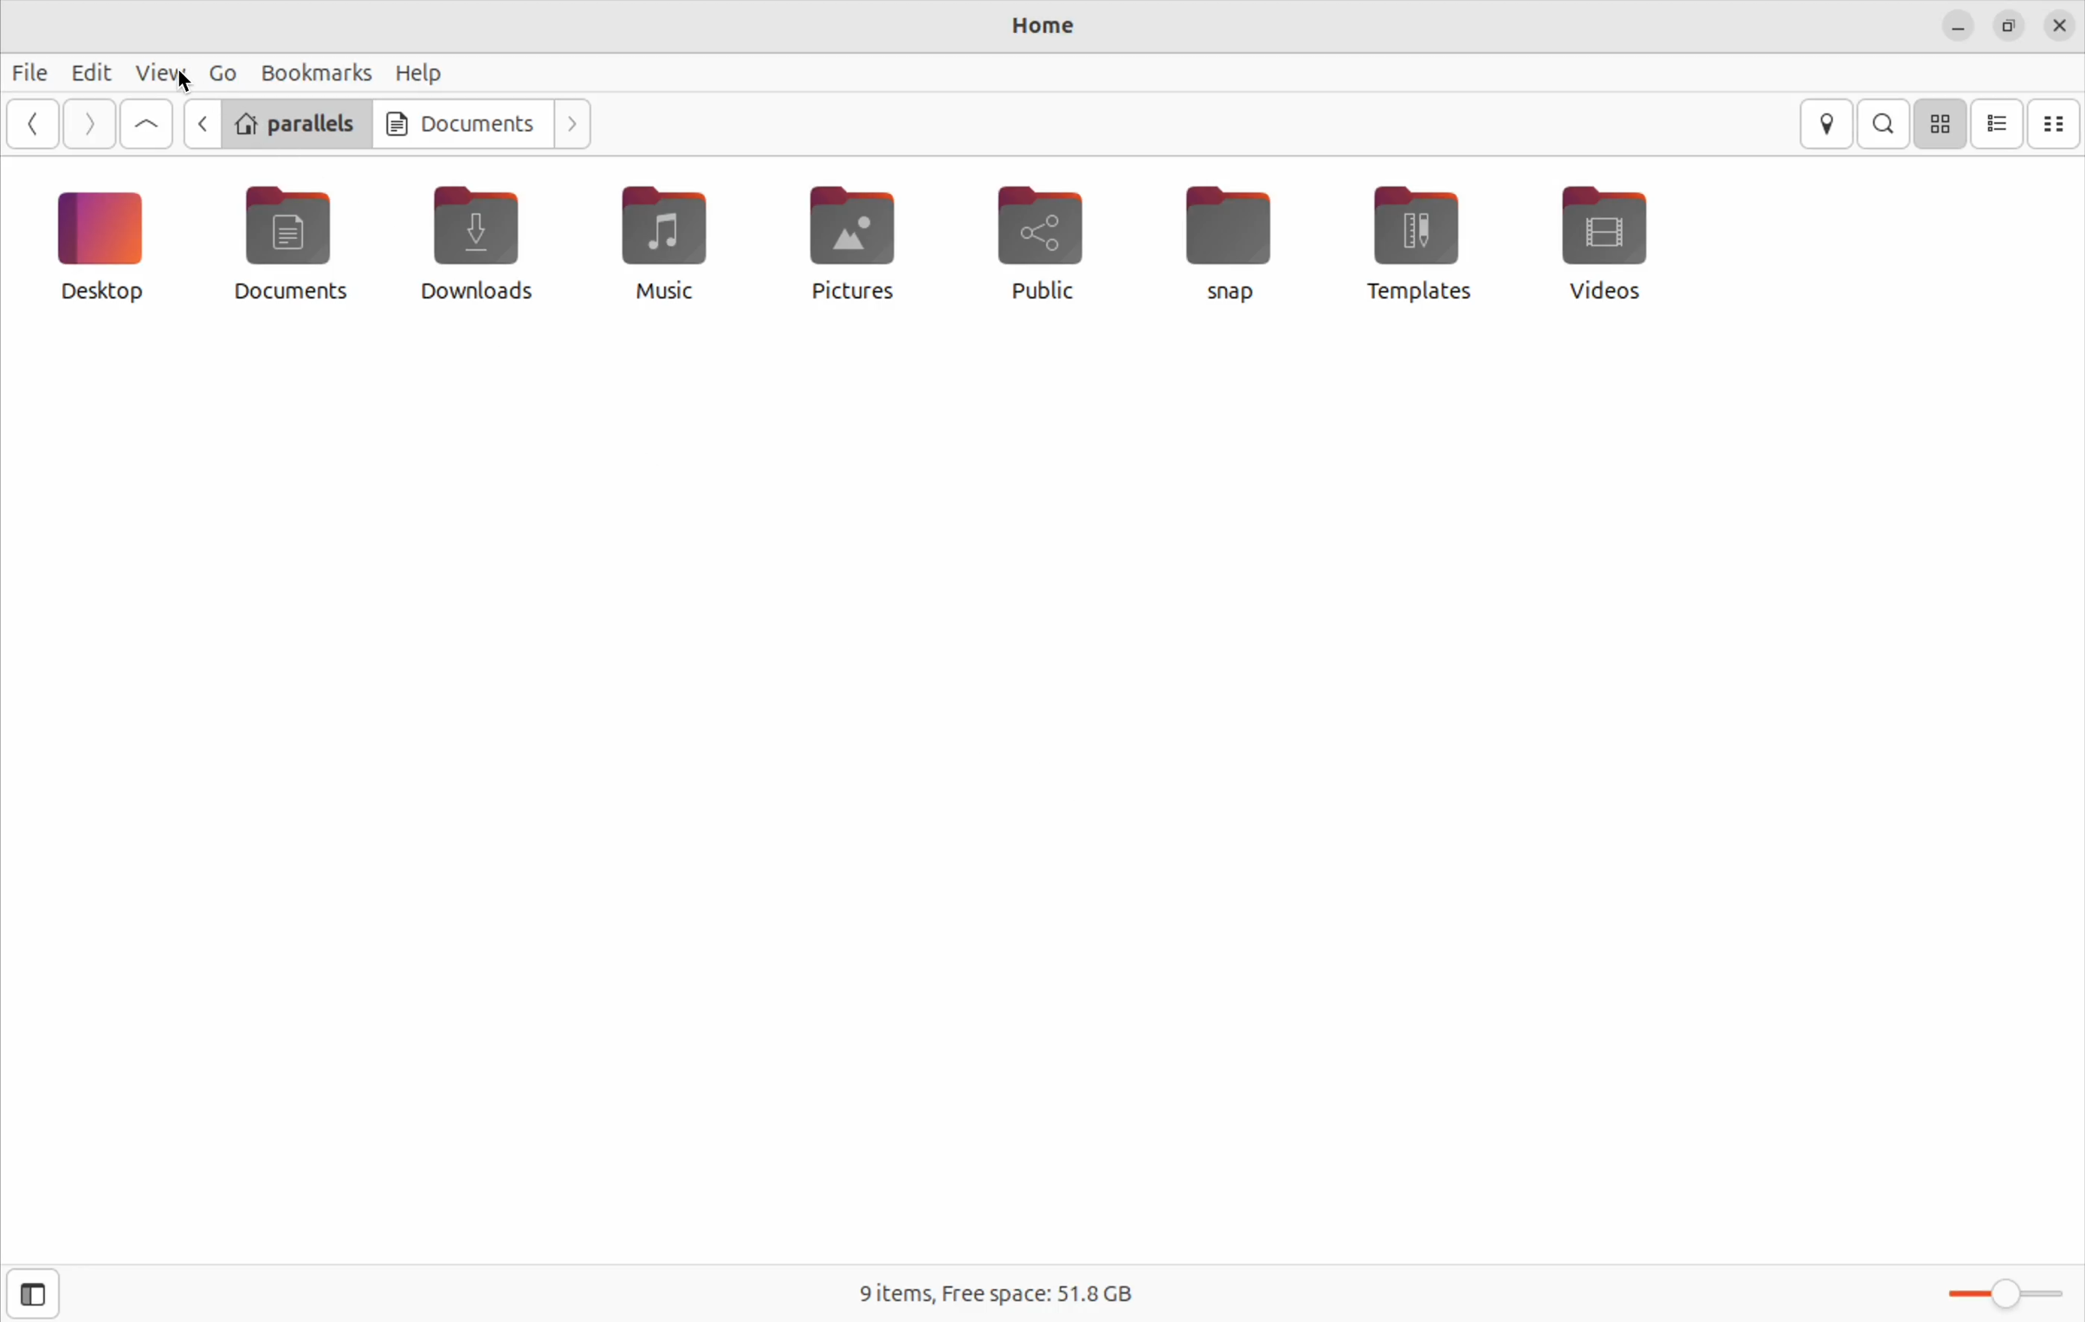 This screenshot has width=2085, height=1322. Describe the element at coordinates (156, 74) in the screenshot. I see `view` at that location.